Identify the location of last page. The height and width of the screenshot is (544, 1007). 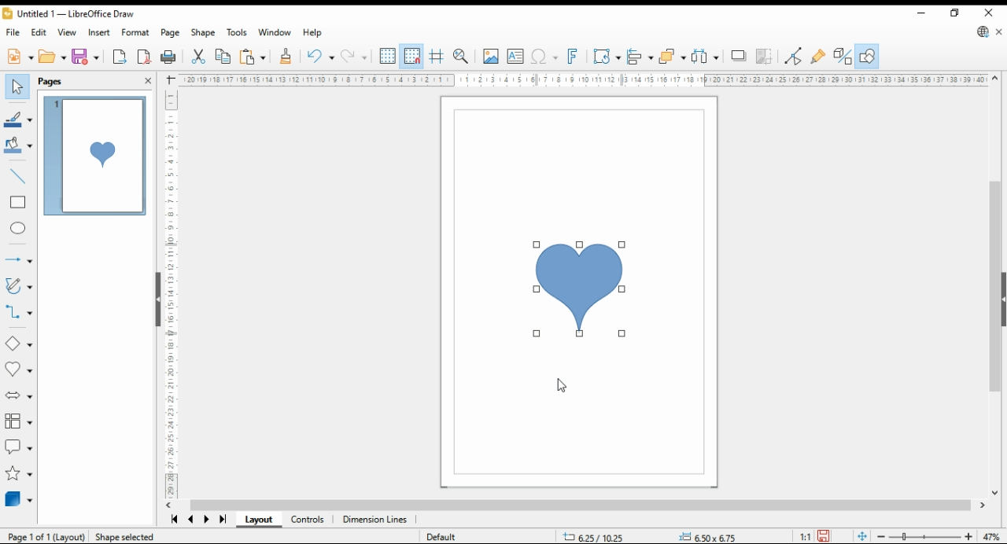
(222, 521).